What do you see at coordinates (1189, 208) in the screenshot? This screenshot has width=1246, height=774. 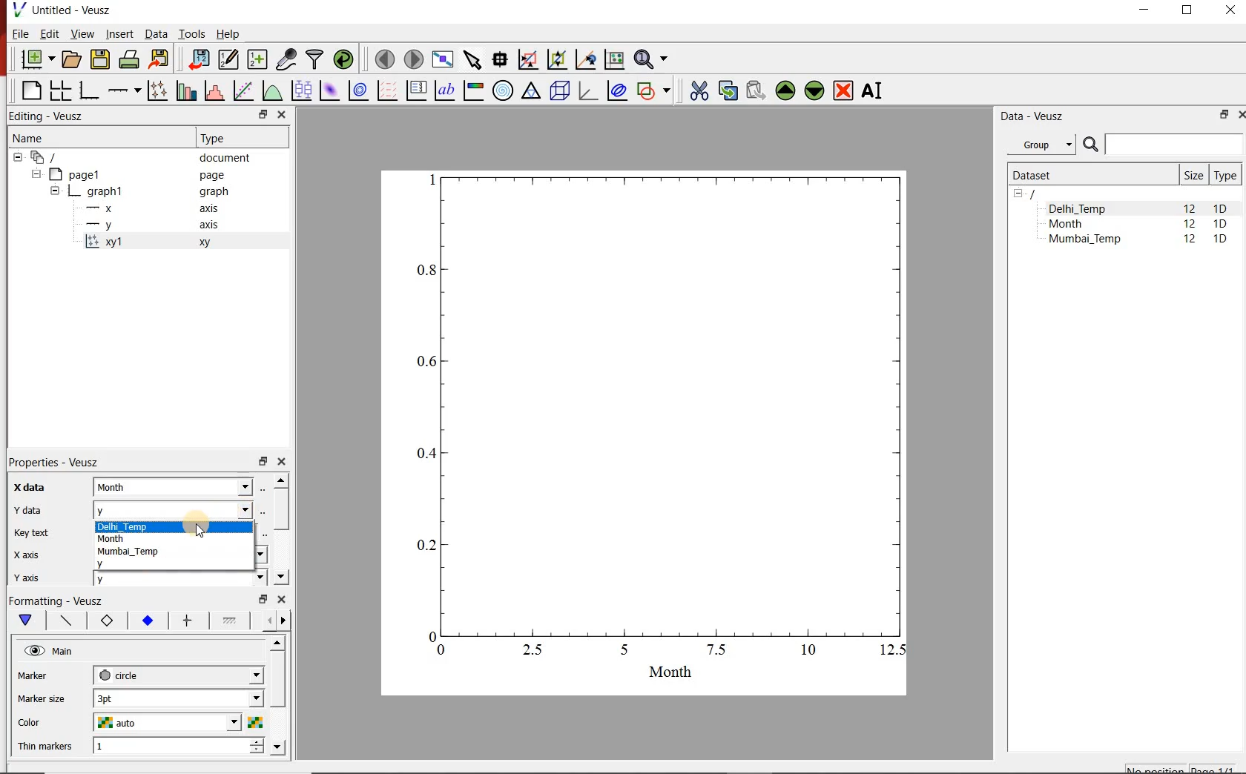 I see `12` at bounding box center [1189, 208].